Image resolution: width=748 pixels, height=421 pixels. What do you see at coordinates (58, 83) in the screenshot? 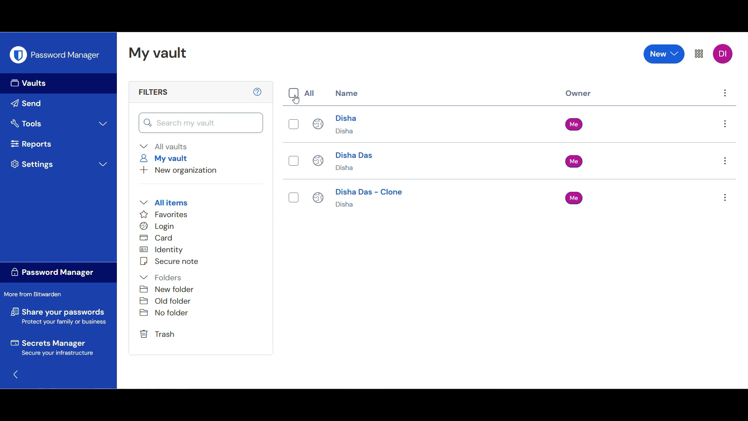
I see `Vaults` at bounding box center [58, 83].